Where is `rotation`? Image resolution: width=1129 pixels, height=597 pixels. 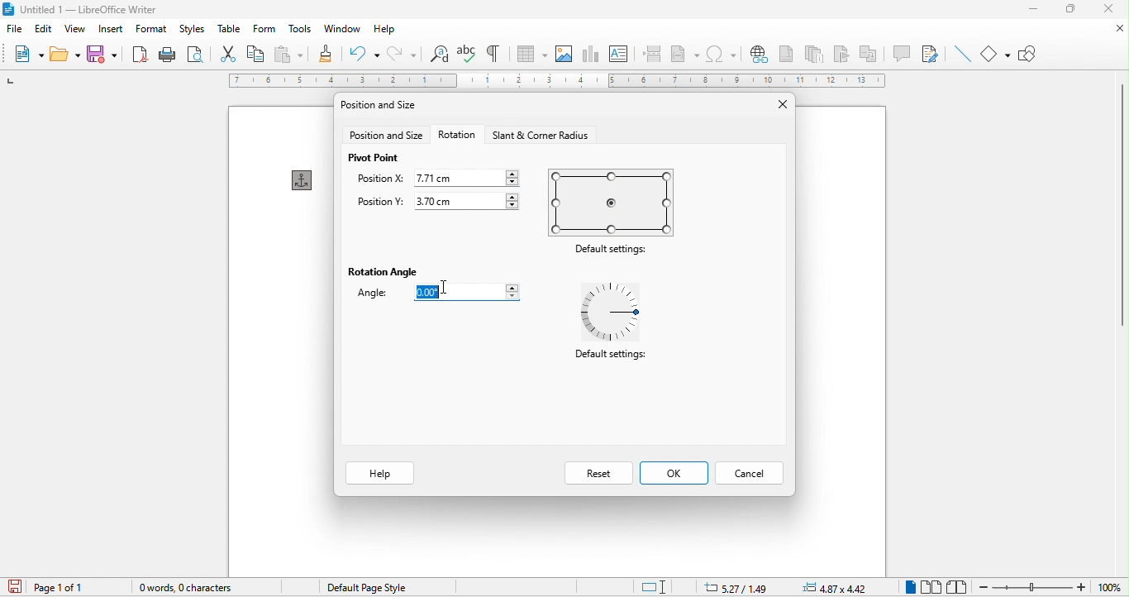 rotation is located at coordinates (455, 135).